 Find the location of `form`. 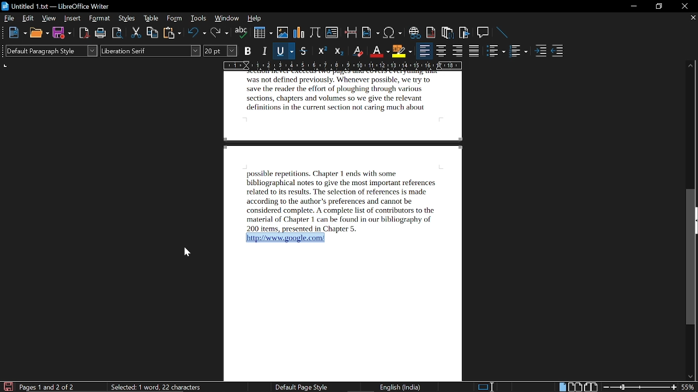

form is located at coordinates (175, 19).